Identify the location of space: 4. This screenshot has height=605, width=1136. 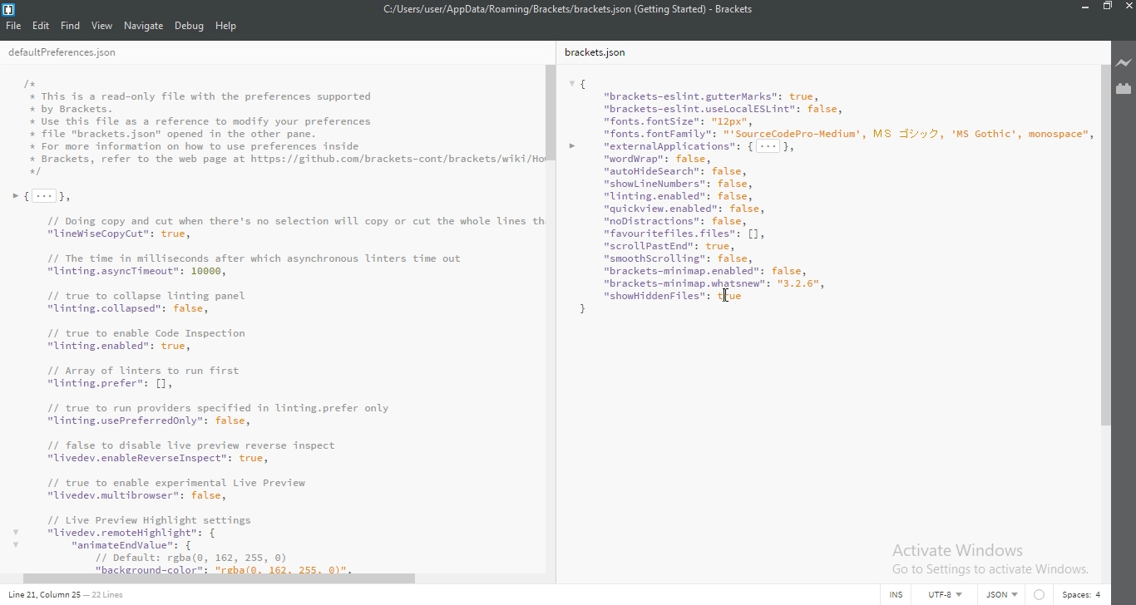
(1084, 595).